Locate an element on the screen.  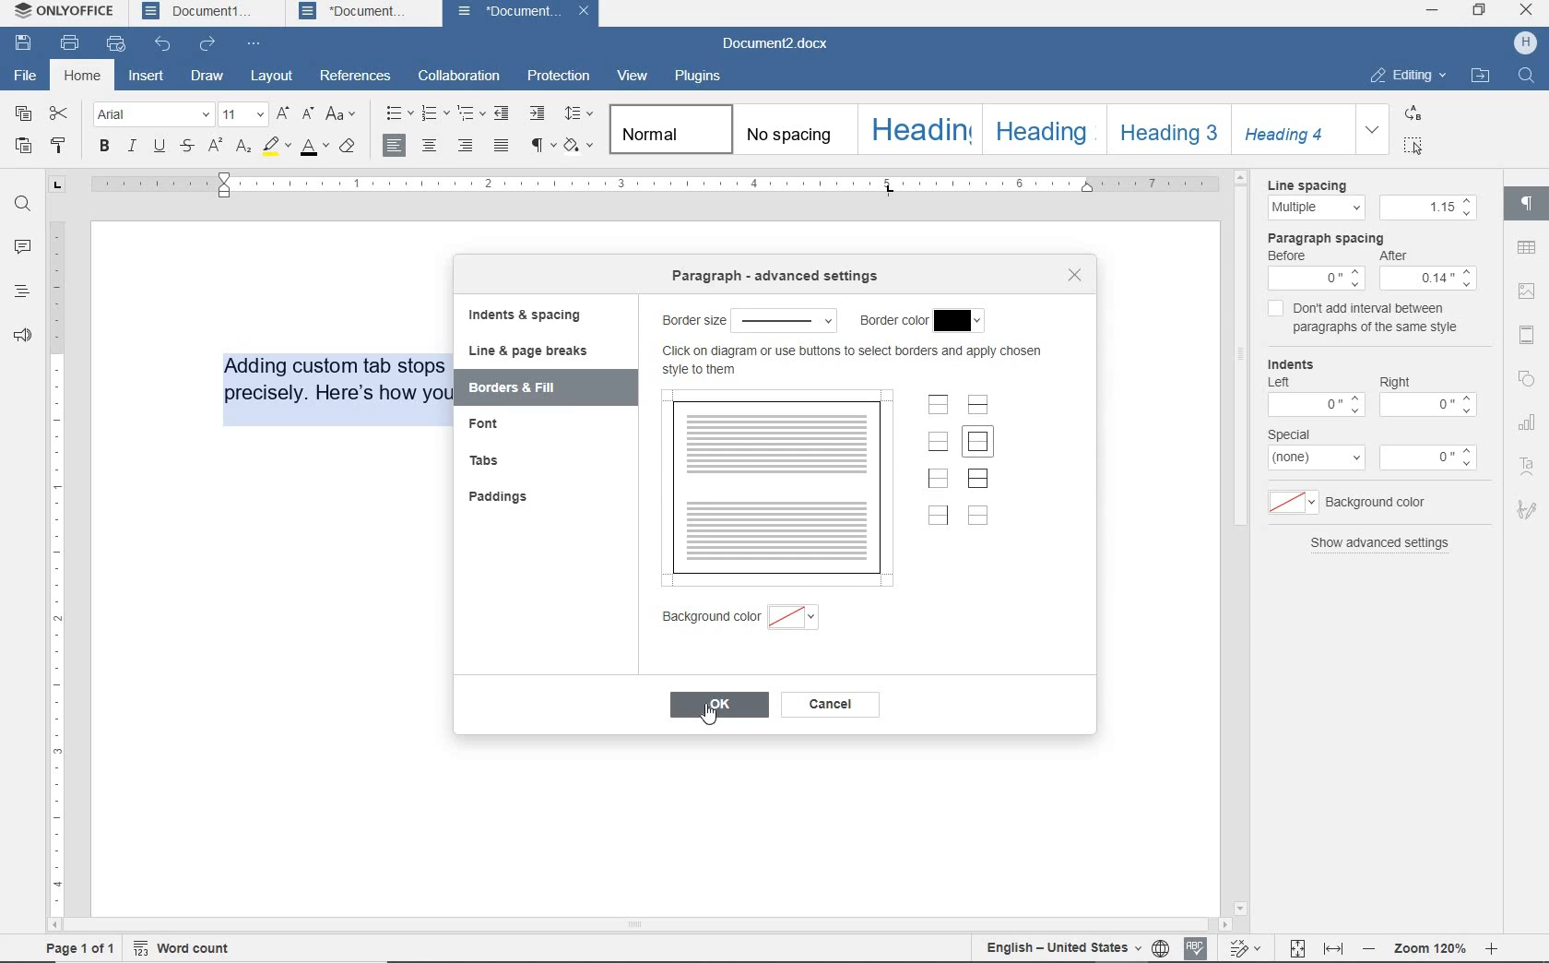
shape is located at coordinates (1531, 377).